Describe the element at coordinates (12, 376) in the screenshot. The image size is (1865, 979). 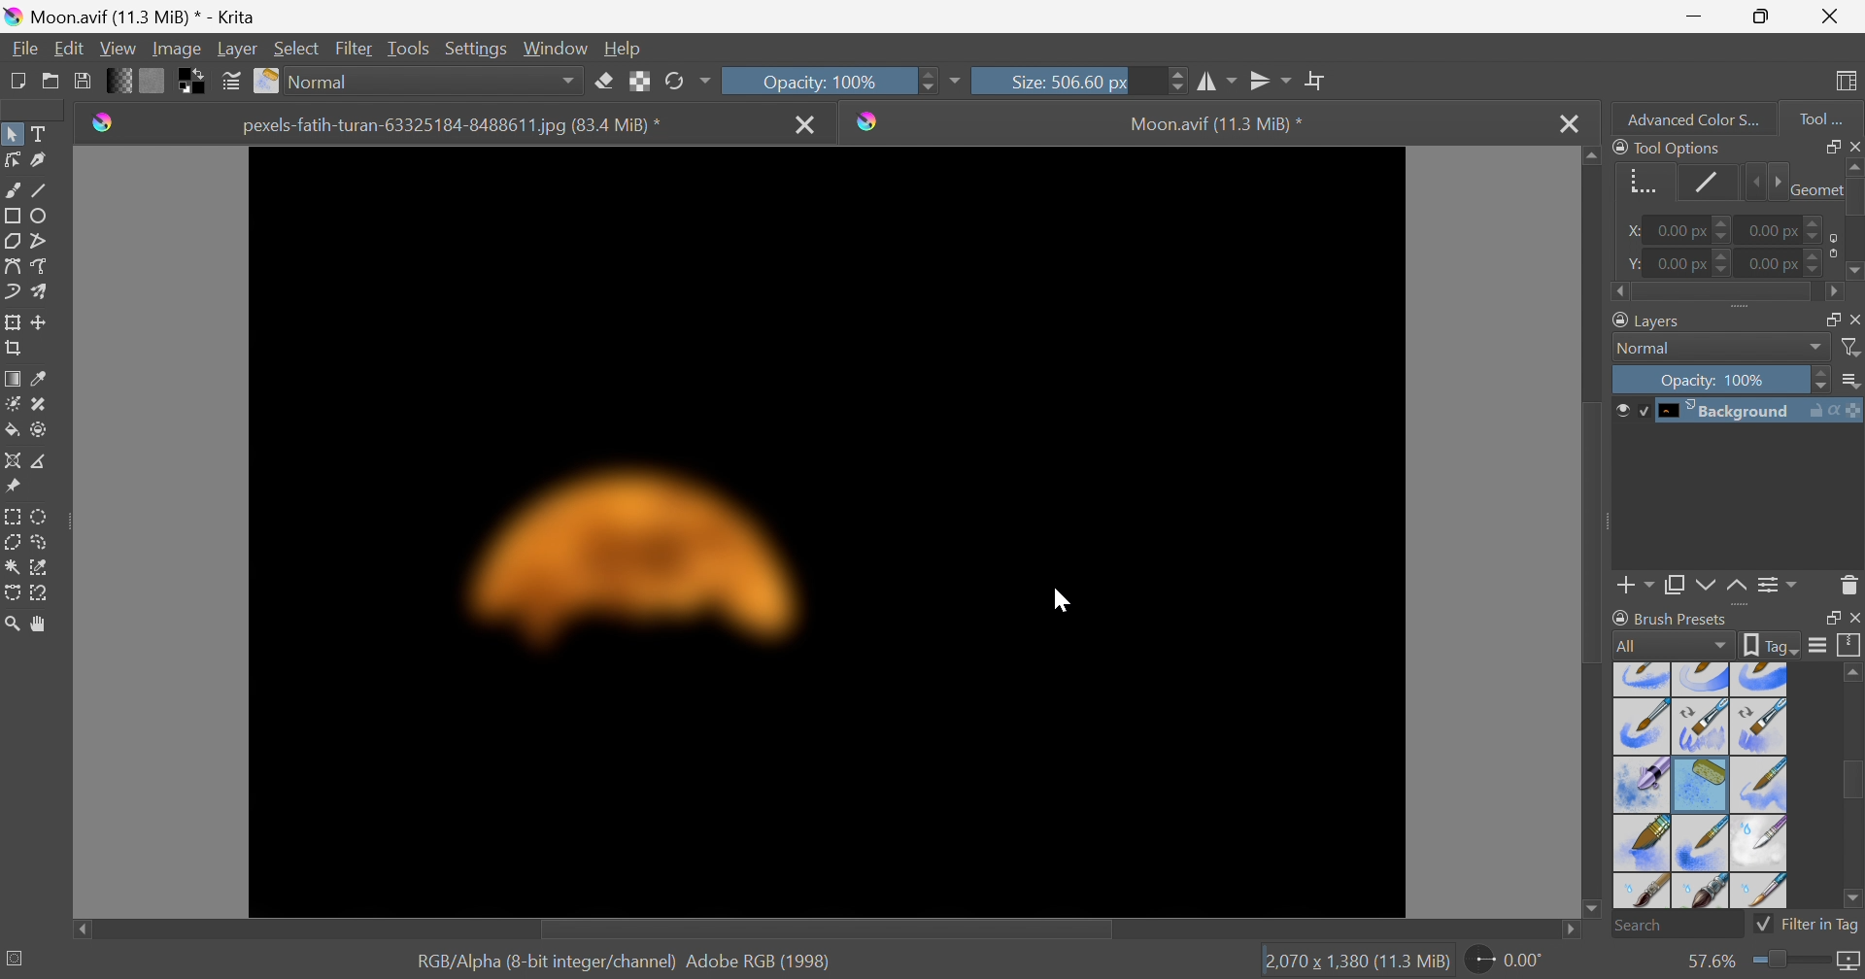
I see `Draw a gradient` at that location.